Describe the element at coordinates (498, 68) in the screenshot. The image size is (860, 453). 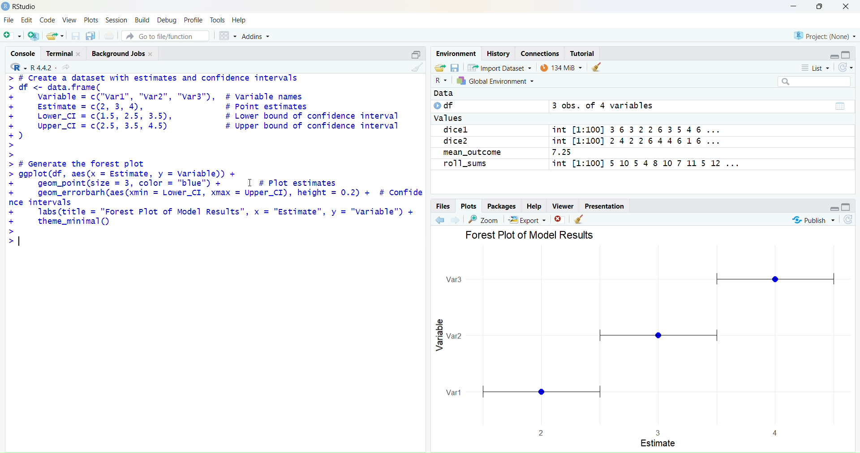
I see `Import Datase` at that location.